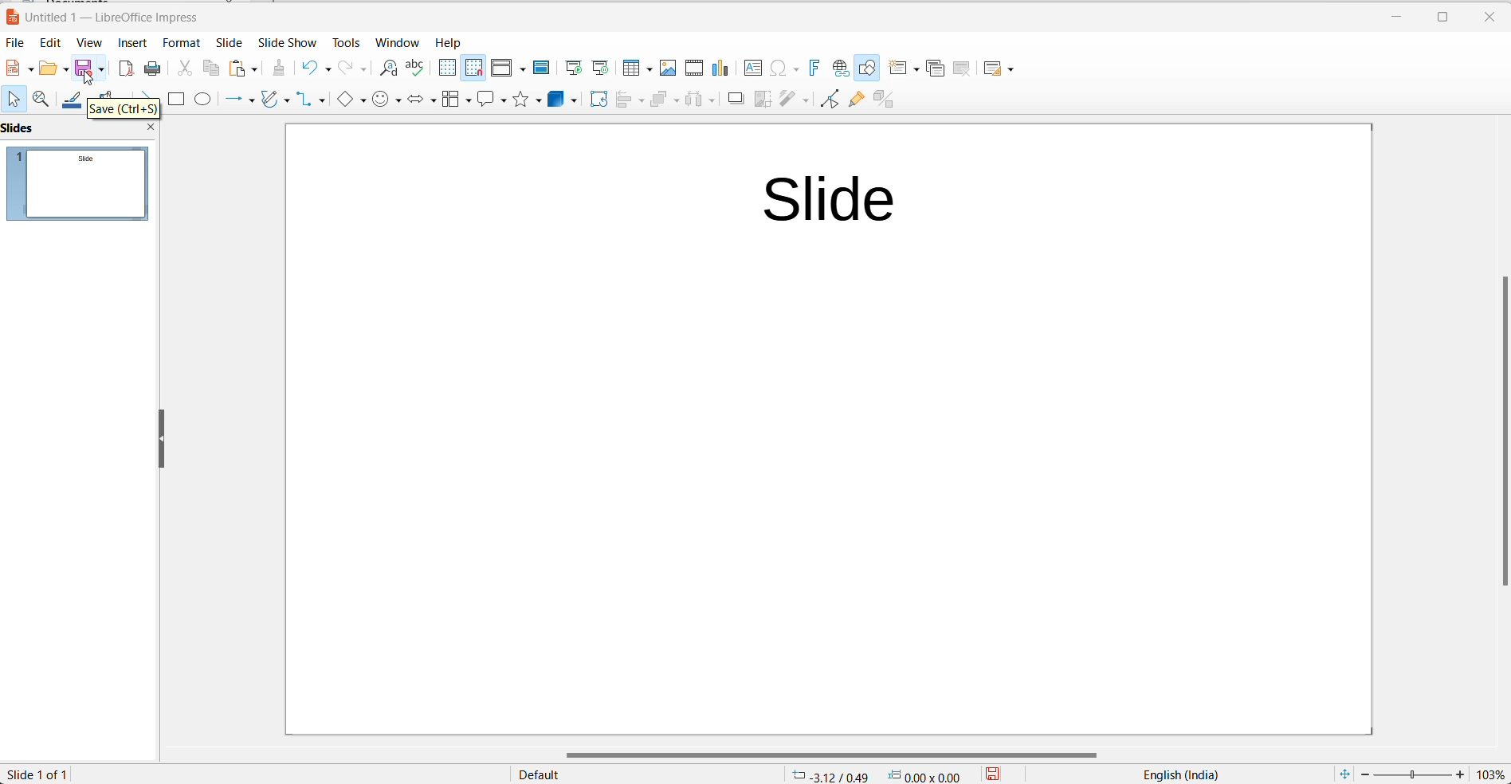  What do you see at coordinates (312, 69) in the screenshot?
I see `Undo` at bounding box center [312, 69].